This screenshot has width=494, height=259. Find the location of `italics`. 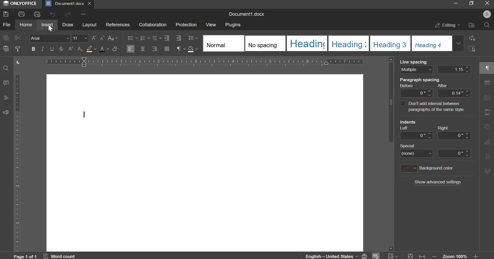

italics is located at coordinates (43, 48).